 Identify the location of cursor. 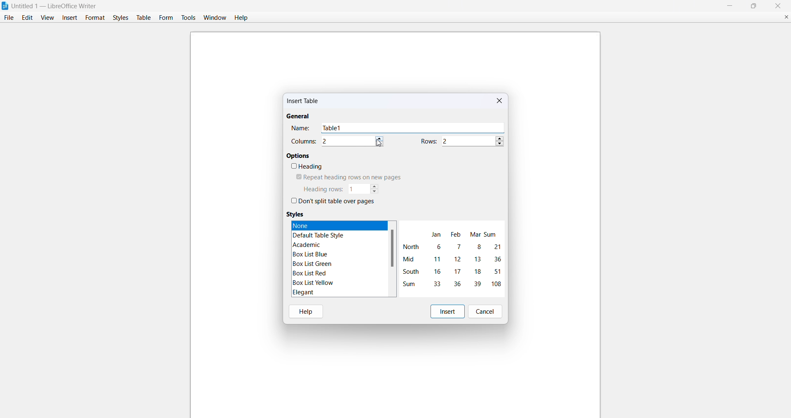
(381, 145).